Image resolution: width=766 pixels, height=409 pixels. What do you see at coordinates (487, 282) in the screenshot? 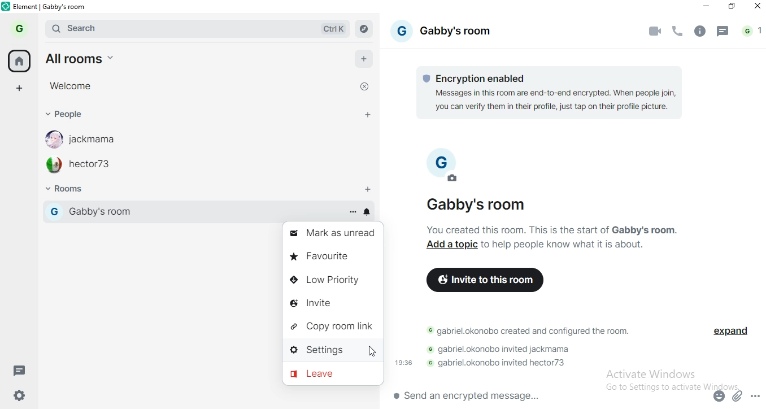
I see `invite to this room` at bounding box center [487, 282].